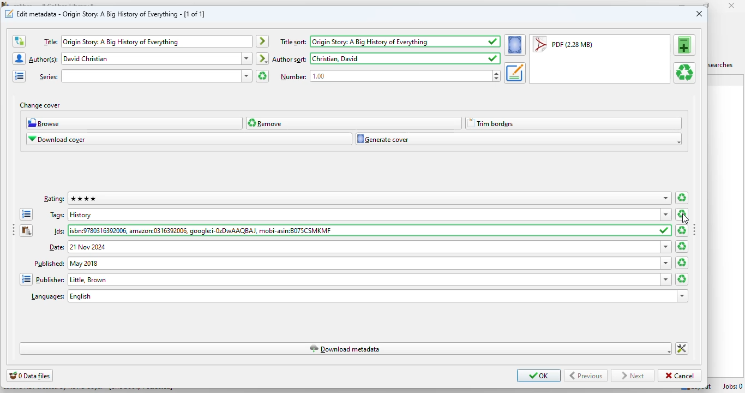 Image resolution: width=745 pixels, height=393 pixels. Describe the element at coordinates (347, 348) in the screenshot. I see `download metadata` at that location.